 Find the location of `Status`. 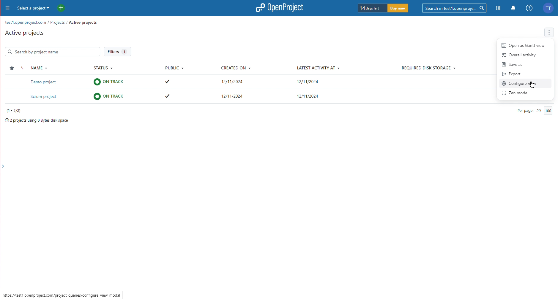

Status is located at coordinates (104, 69).